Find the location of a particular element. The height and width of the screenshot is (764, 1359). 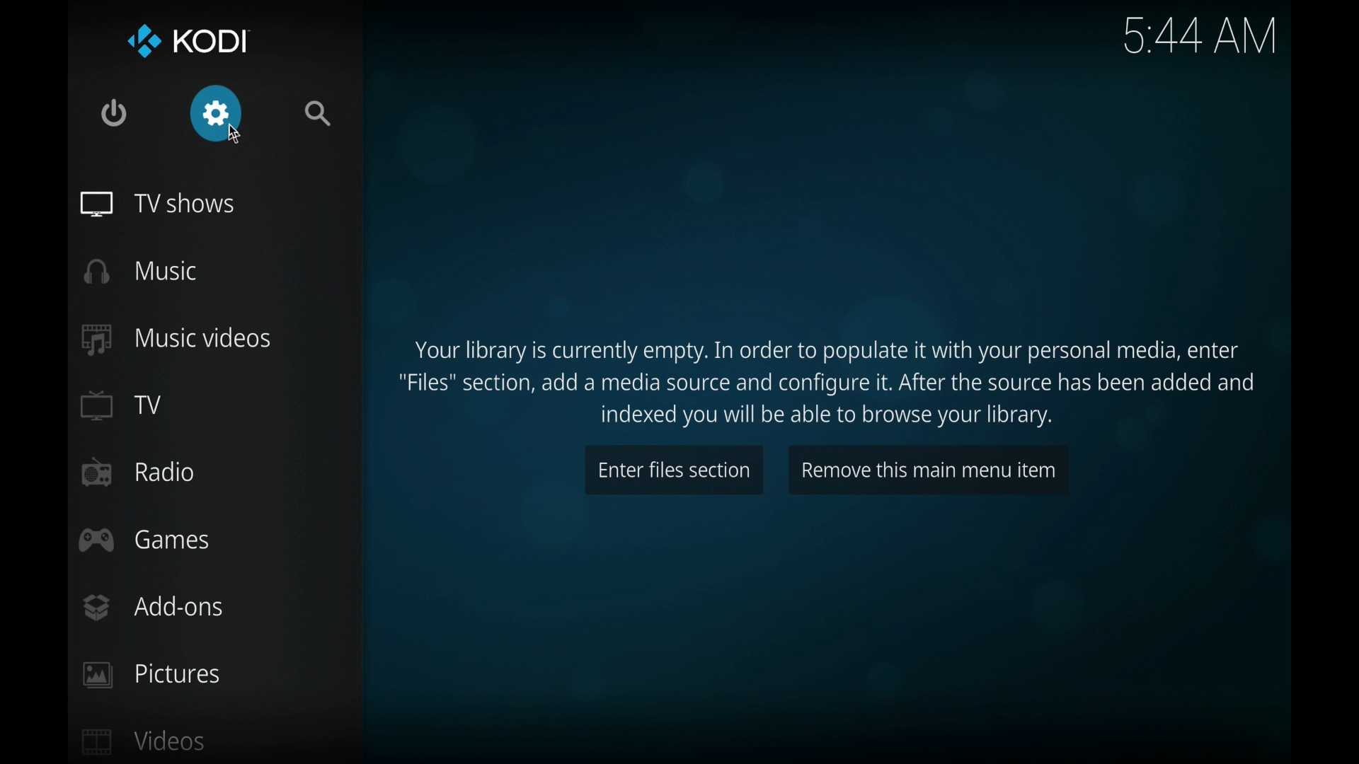

add-ons is located at coordinates (152, 607).